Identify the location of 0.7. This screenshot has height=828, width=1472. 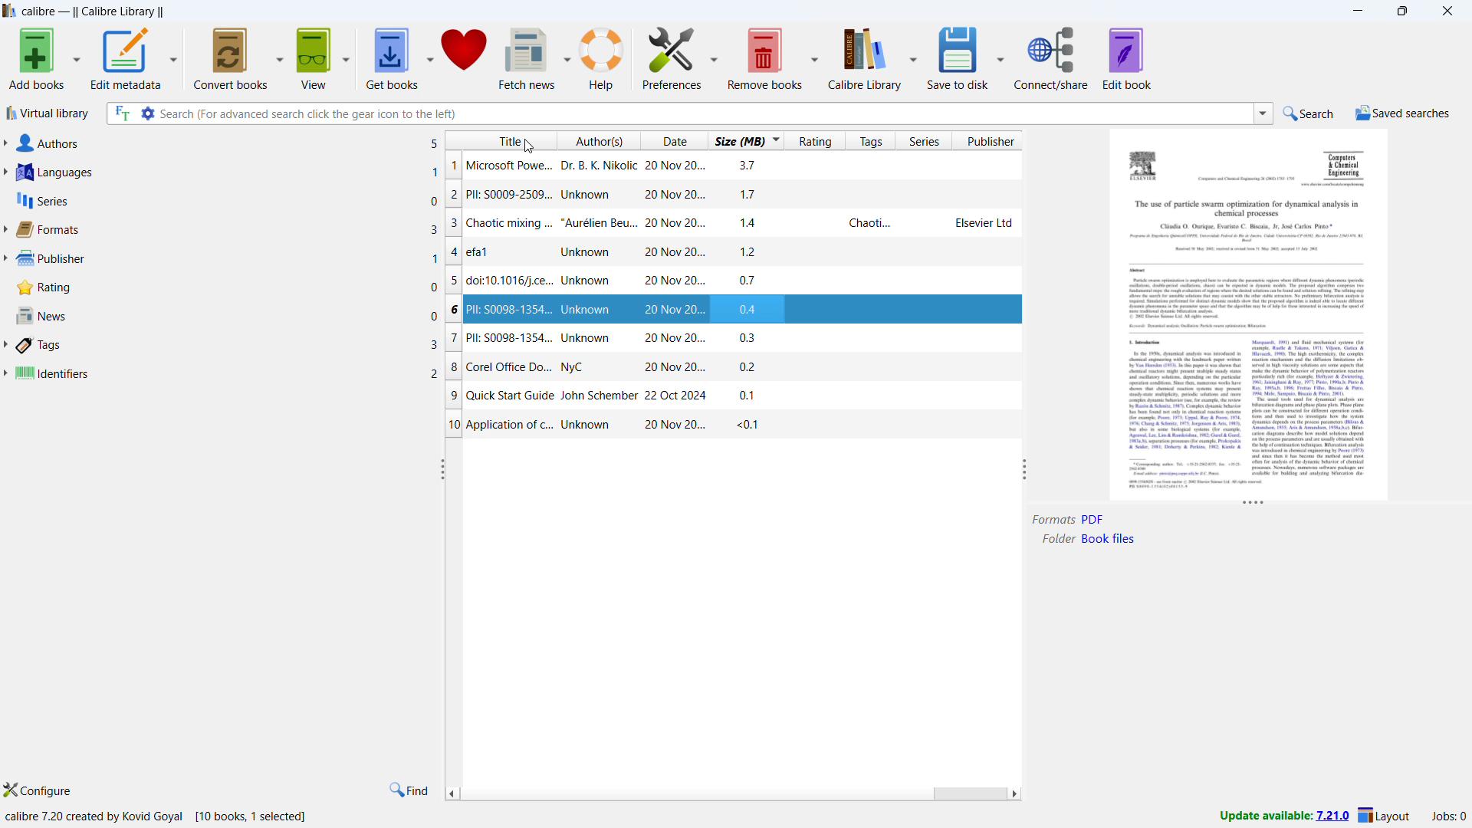
(753, 281).